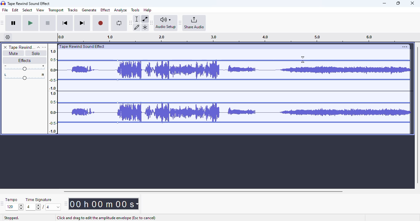 The height and width of the screenshot is (221, 420). What do you see at coordinates (82, 23) in the screenshot?
I see `skip to end` at bounding box center [82, 23].